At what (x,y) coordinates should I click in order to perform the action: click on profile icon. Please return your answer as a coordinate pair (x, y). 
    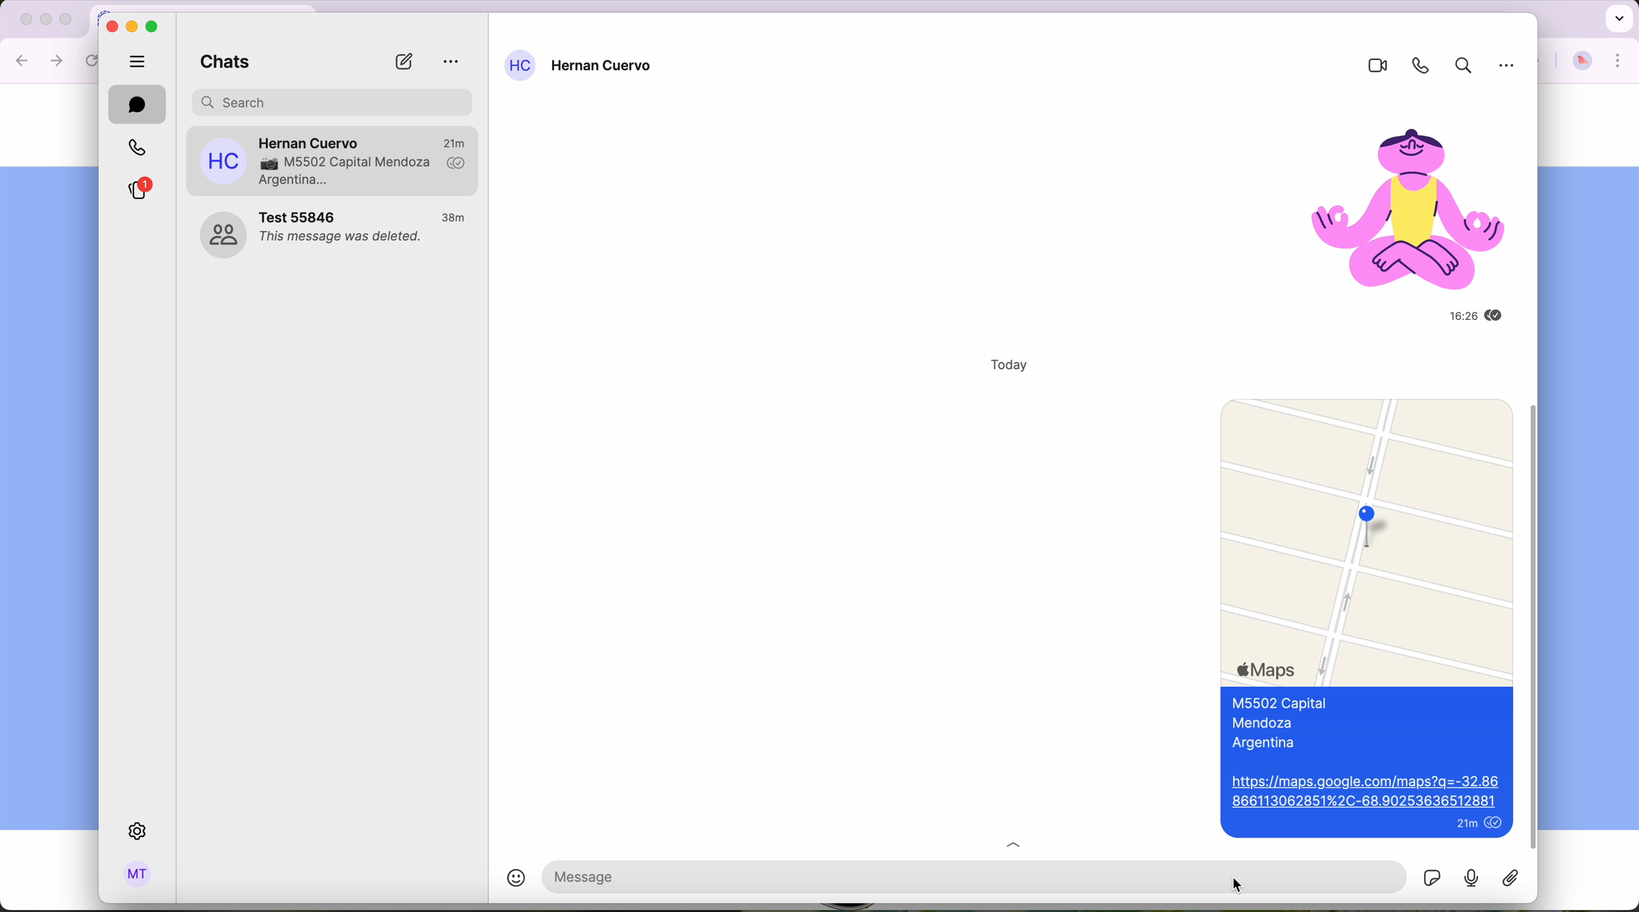
    Looking at the image, I should click on (520, 66).